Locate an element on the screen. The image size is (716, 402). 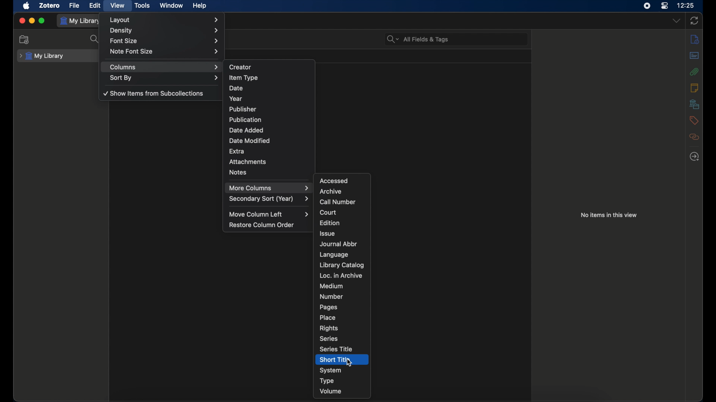
maximize is located at coordinates (42, 21).